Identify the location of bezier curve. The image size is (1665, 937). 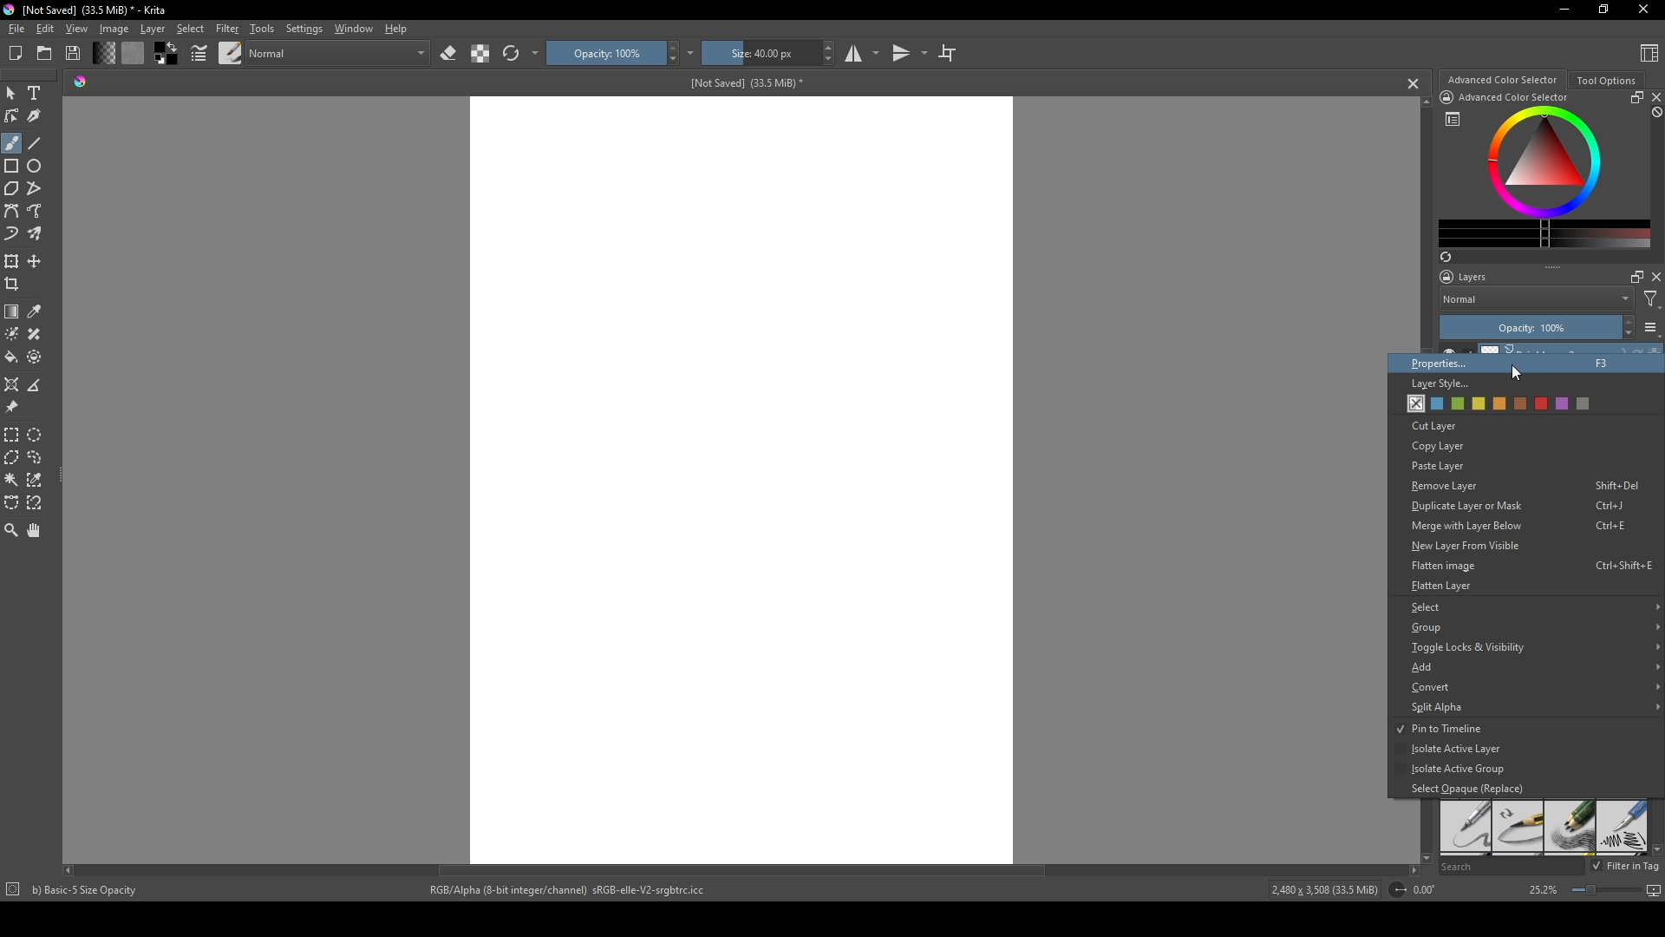
(12, 503).